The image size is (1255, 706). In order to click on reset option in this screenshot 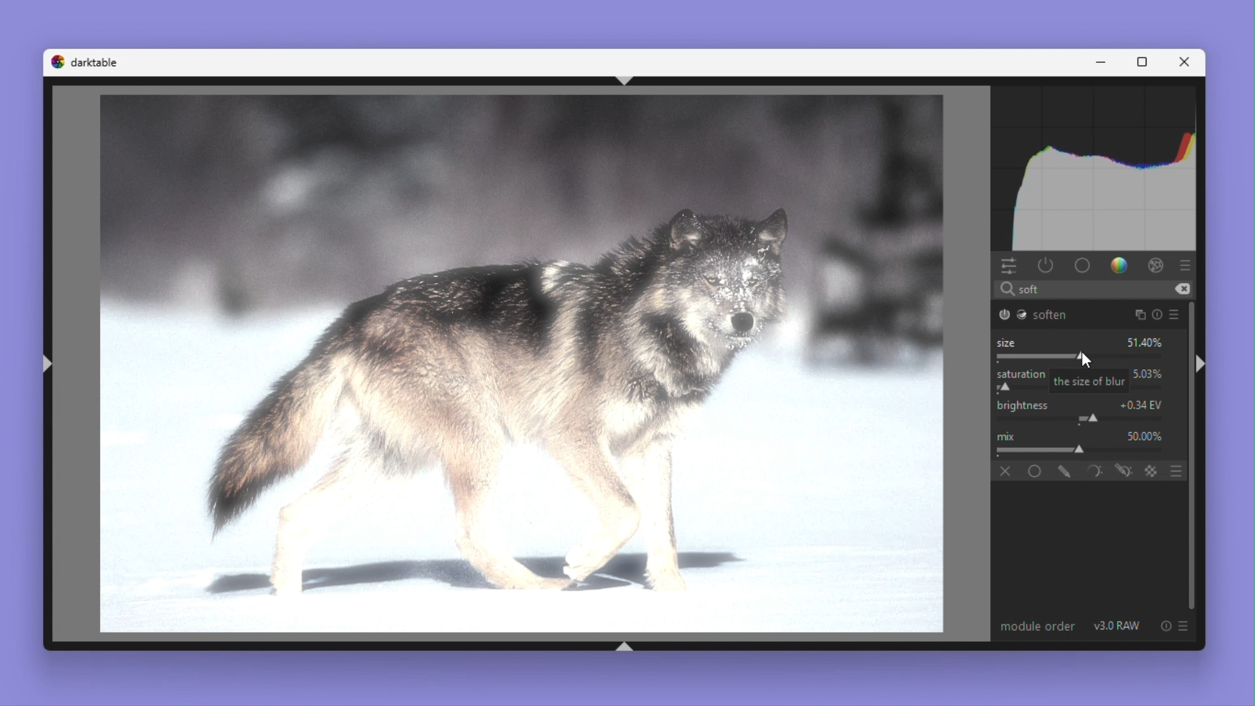, I will do `click(1162, 626)`.